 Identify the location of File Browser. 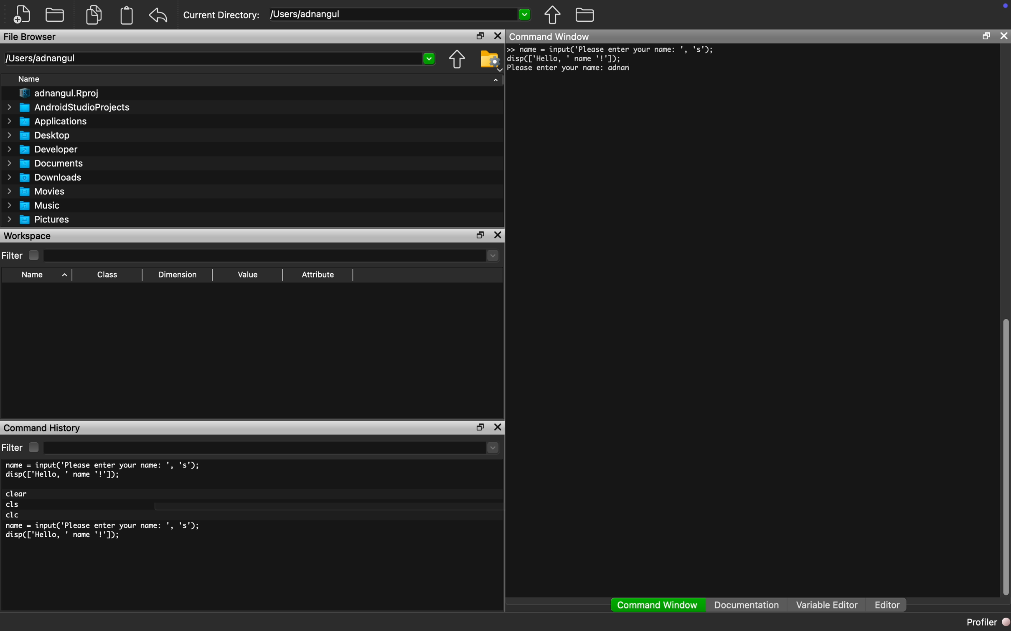
(30, 36).